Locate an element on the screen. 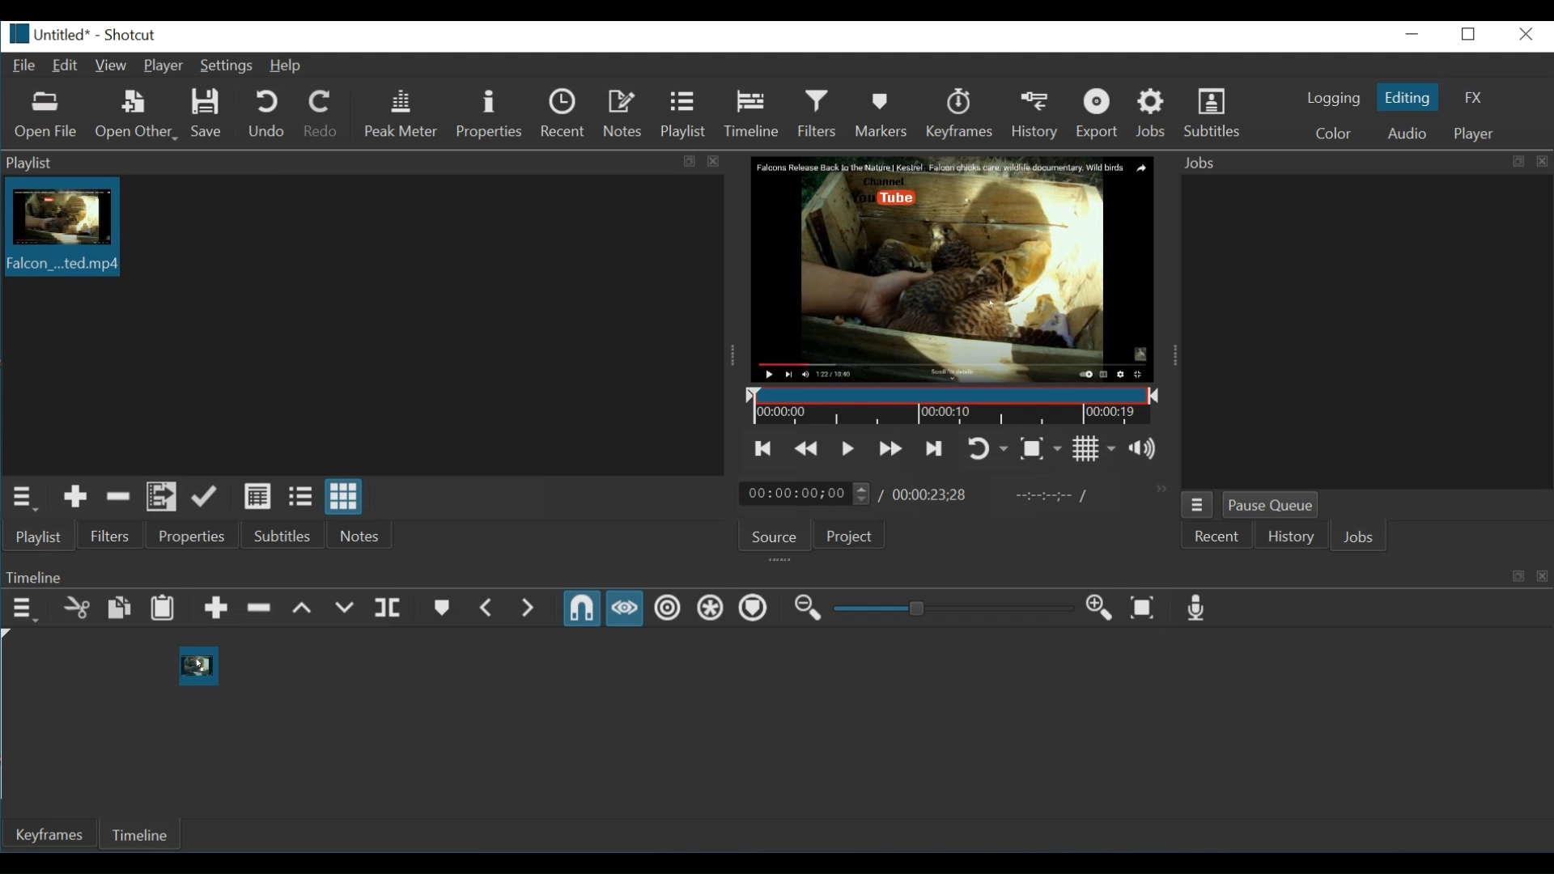 This screenshot has width=1554, height=874. Add the source to the playlist is located at coordinates (77, 498).